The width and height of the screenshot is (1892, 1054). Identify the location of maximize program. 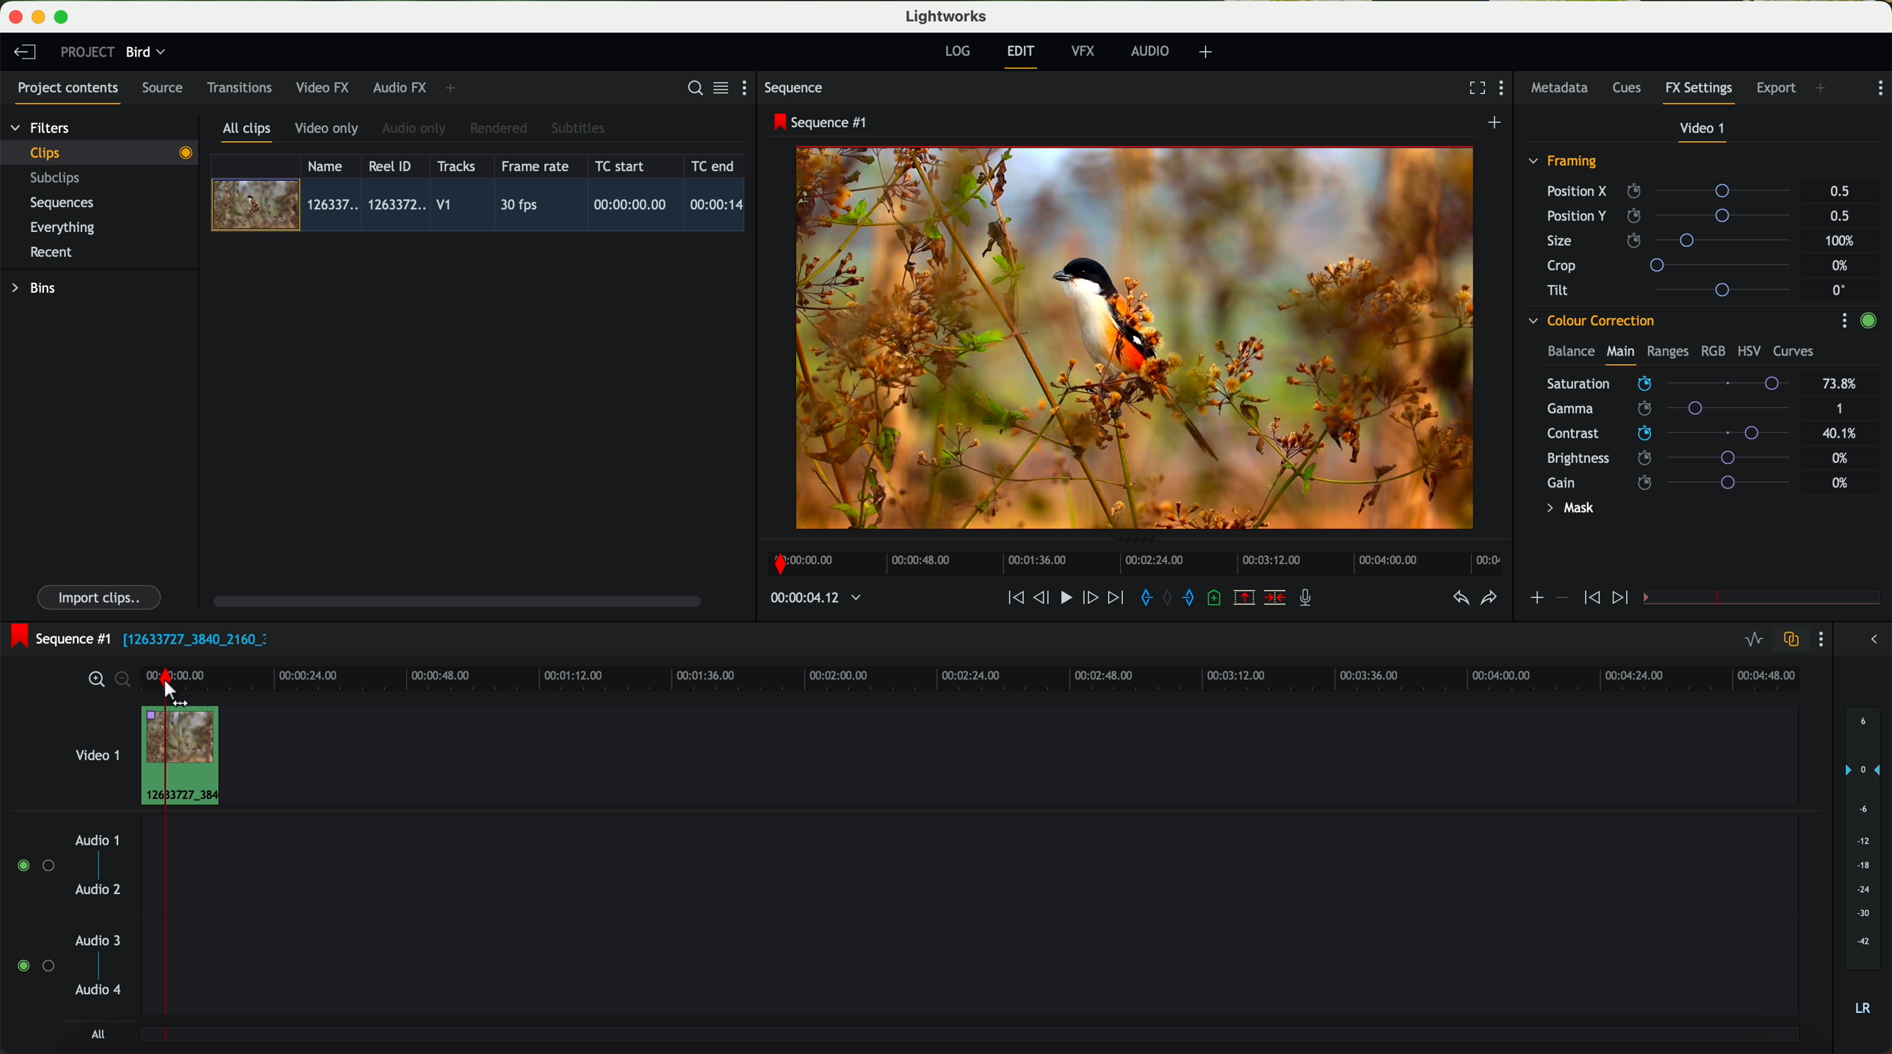
(64, 18).